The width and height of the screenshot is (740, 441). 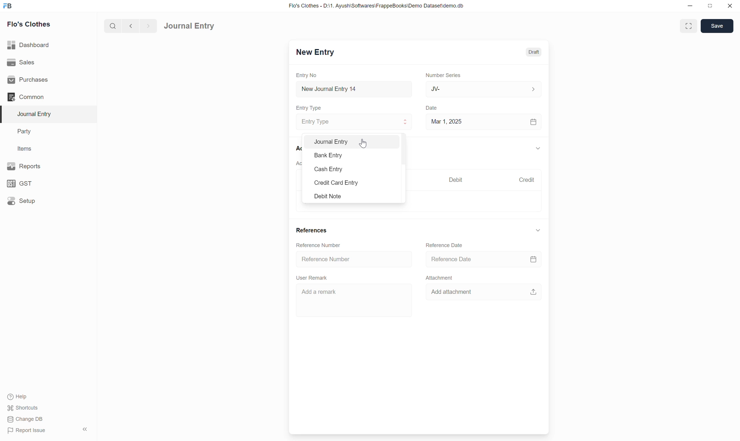 I want to click on Common, so click(x=26, y=97).